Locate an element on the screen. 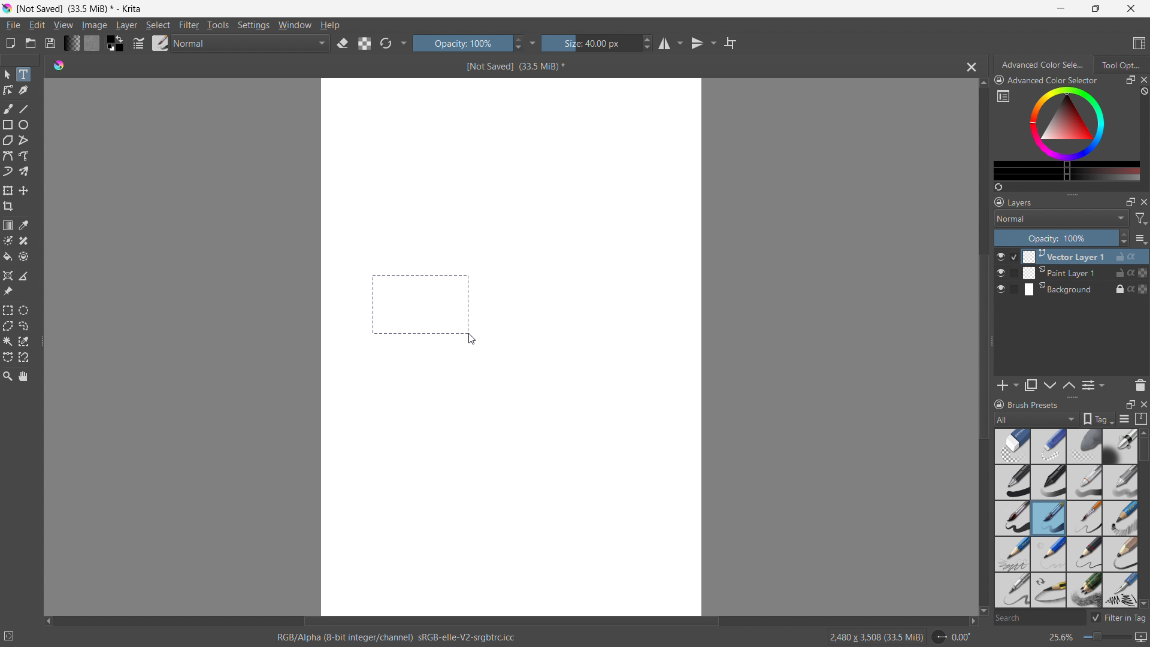 Image resolution: width=1150 pixels, height=647 pixels. assistant tool is located at coordinates (8, 276).